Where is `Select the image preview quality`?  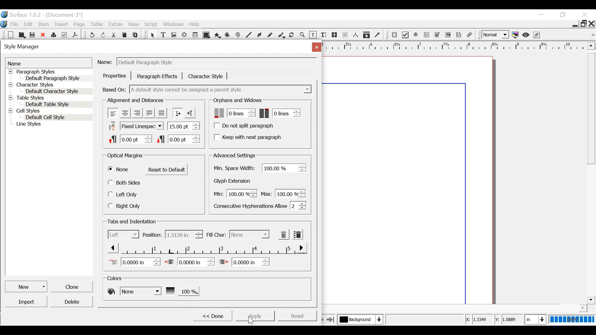
Select the image preview quality is located at coordinates (496, 35).